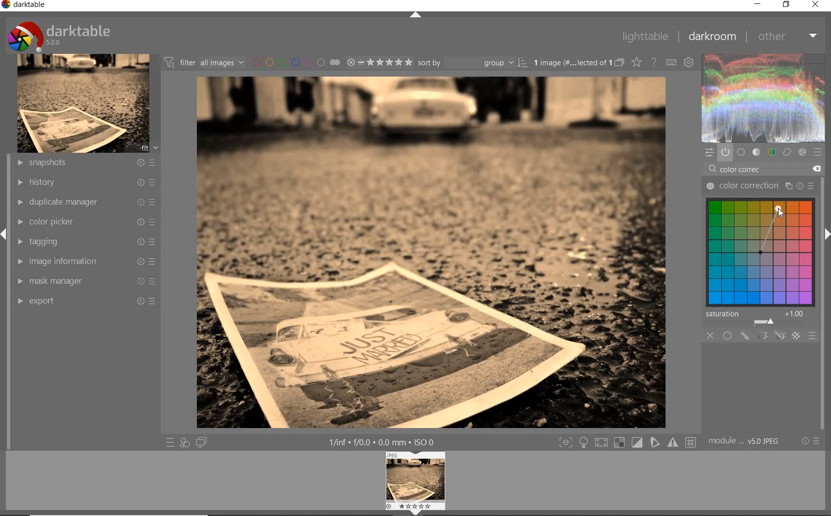 The image size is (831, 516). What do you see at coordinates (5, 235) in the screenshot?
I see `expand/collapse` at bounding box center [5, 235].